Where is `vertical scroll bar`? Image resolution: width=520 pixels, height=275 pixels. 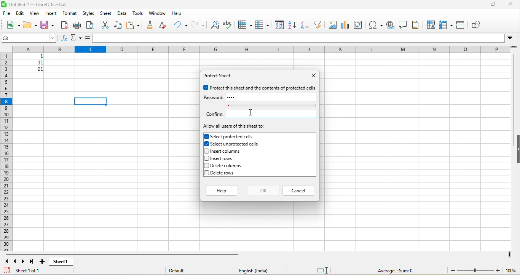 vertical scroll bar is located at coordinates (515, 94).